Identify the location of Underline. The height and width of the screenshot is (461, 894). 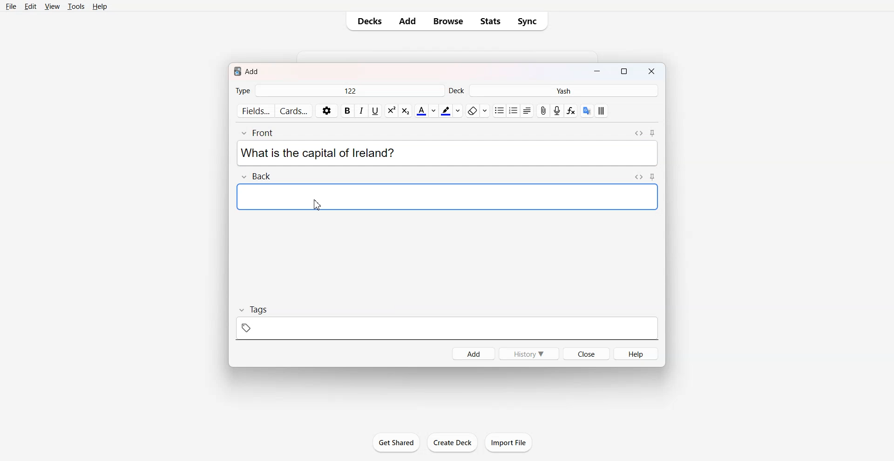
(375, 111).